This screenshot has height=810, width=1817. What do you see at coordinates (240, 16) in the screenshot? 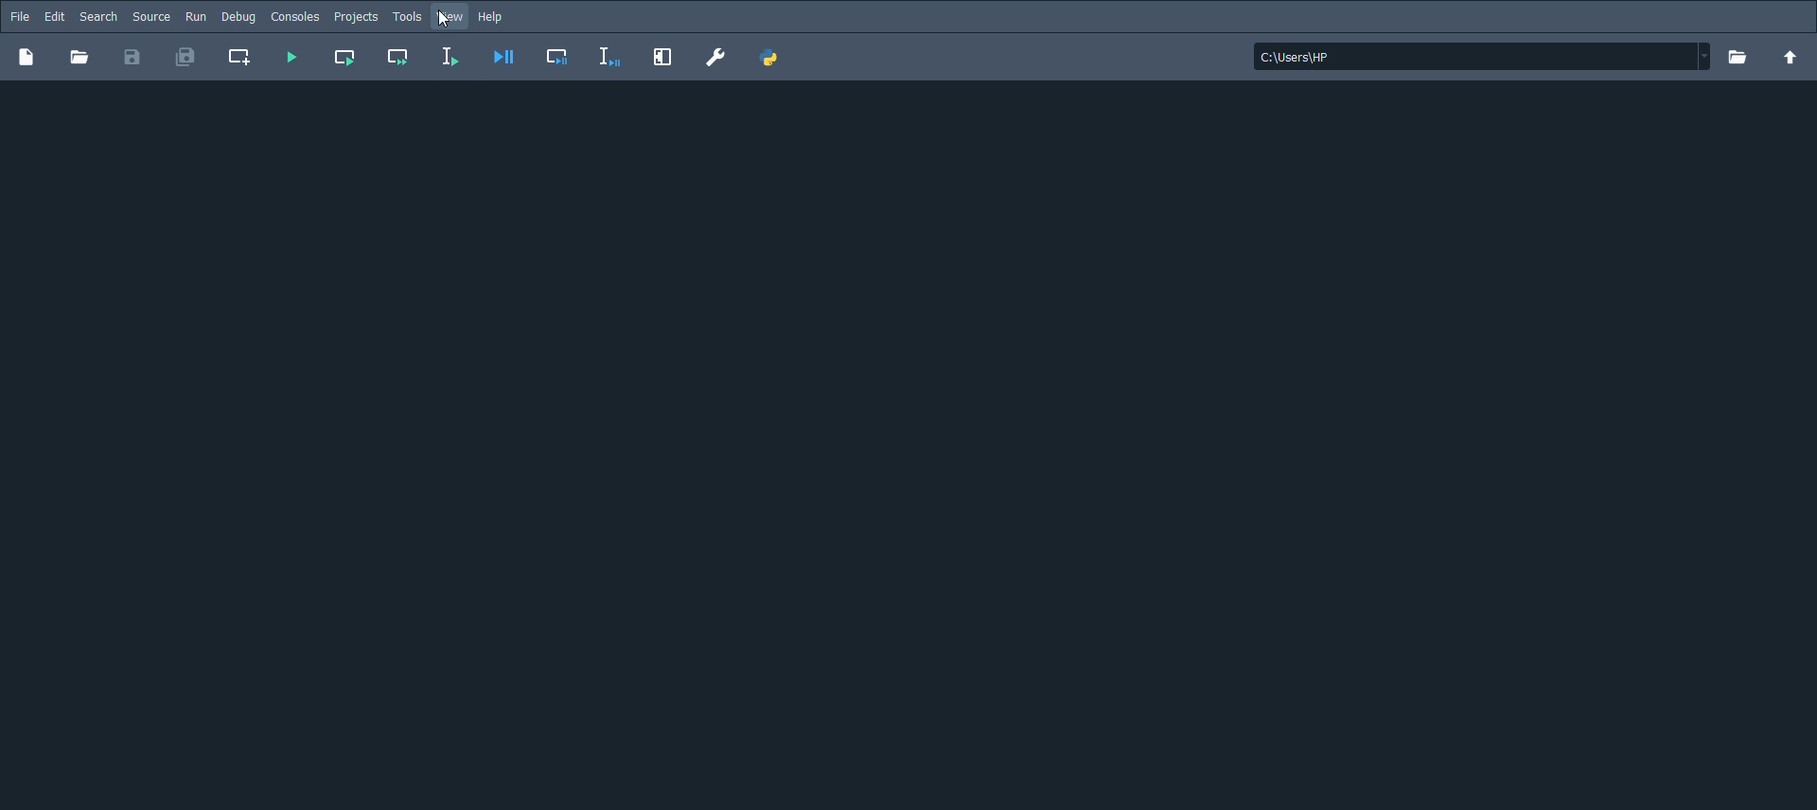
I see `Debug` at bounding box center [240, 16].